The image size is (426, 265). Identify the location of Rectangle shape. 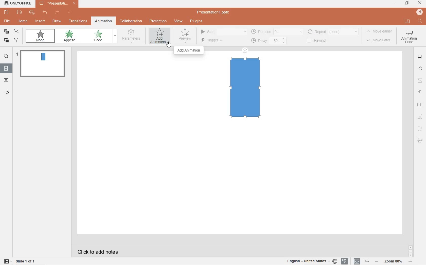
(245, 88).